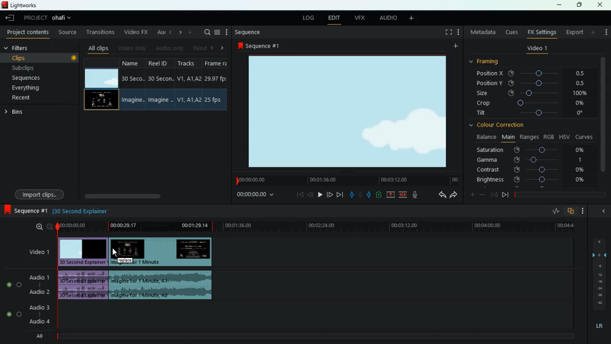 This screenshot has height=344, width=611. Describe the element at coordinates (388, 18) in the screenshot. I see `audio` at that location.